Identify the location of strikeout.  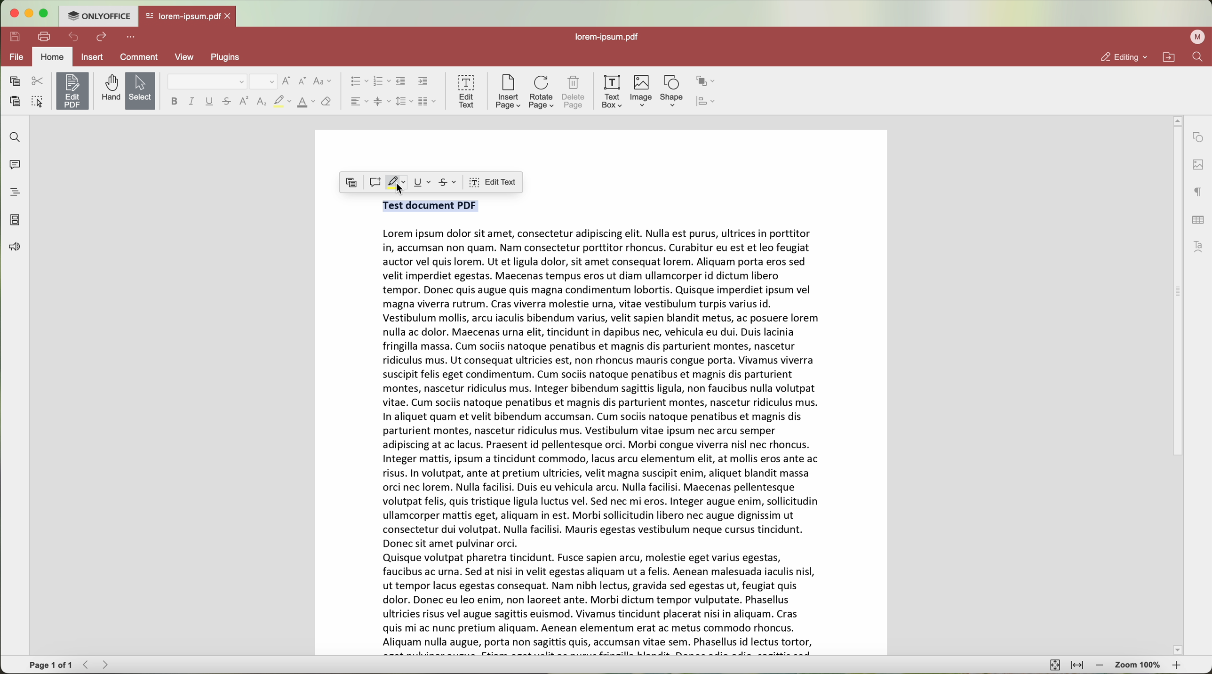
(226, 103).